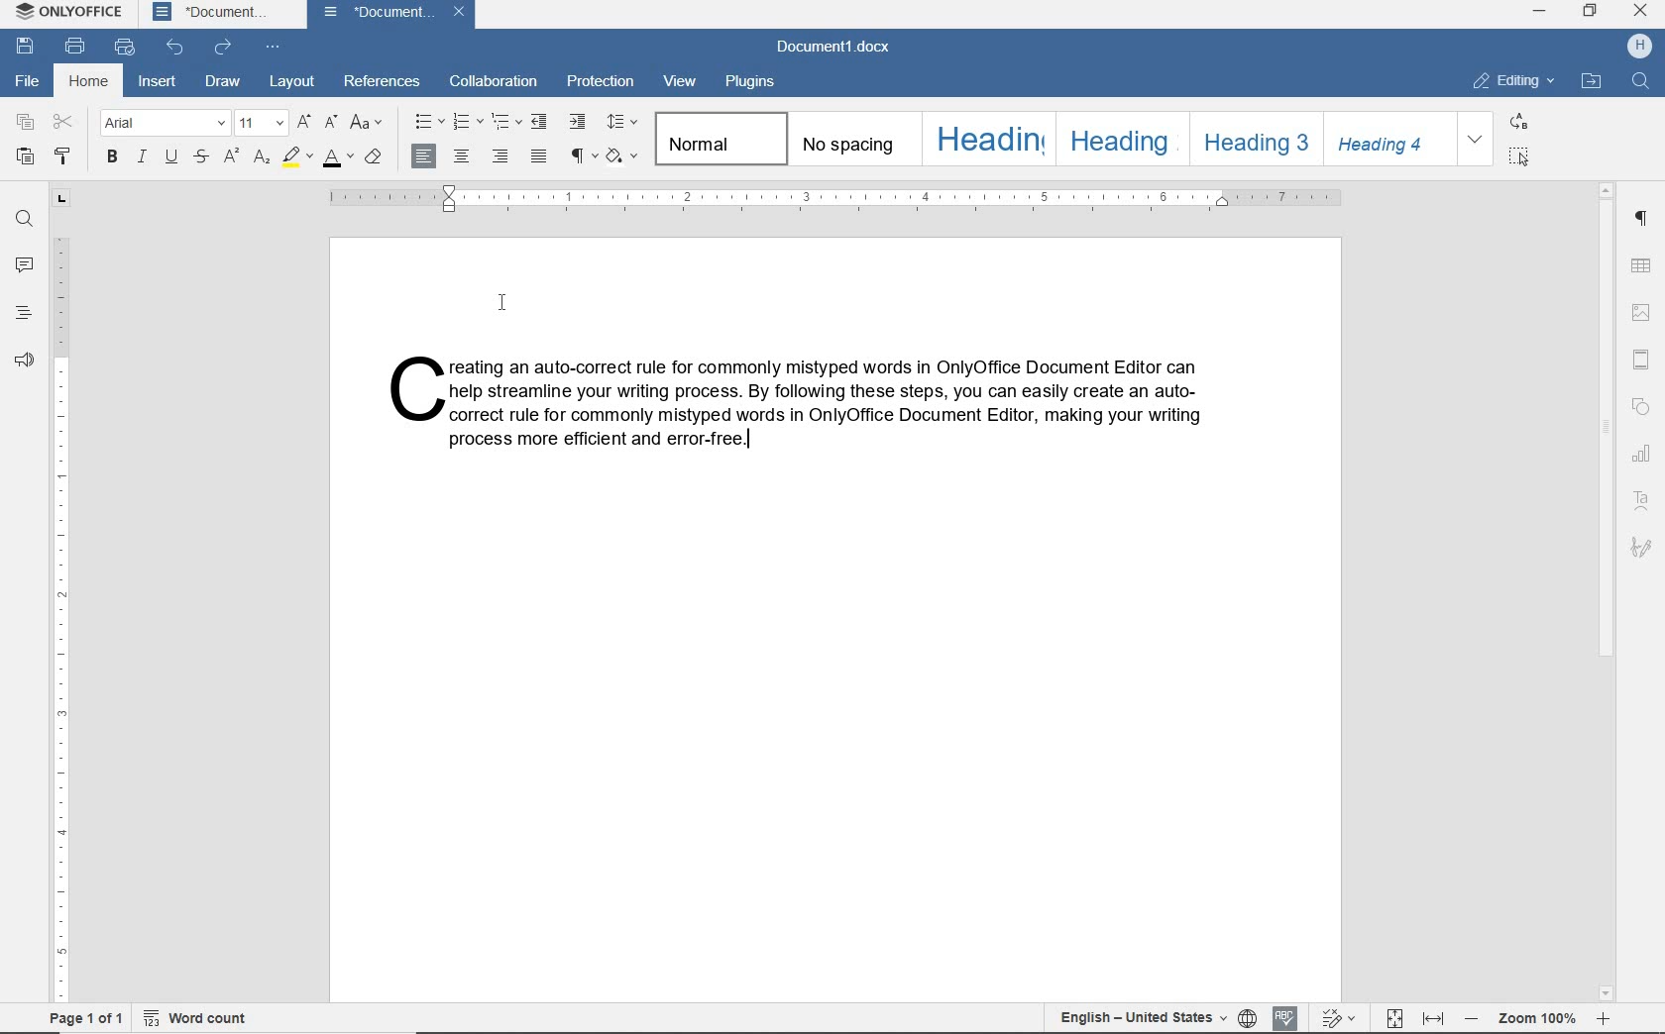 This screenshot has width=1665, height=1034. Describe the element at coordinates (467, 123) in the screenshot. I see `NUMBERING` at that location.